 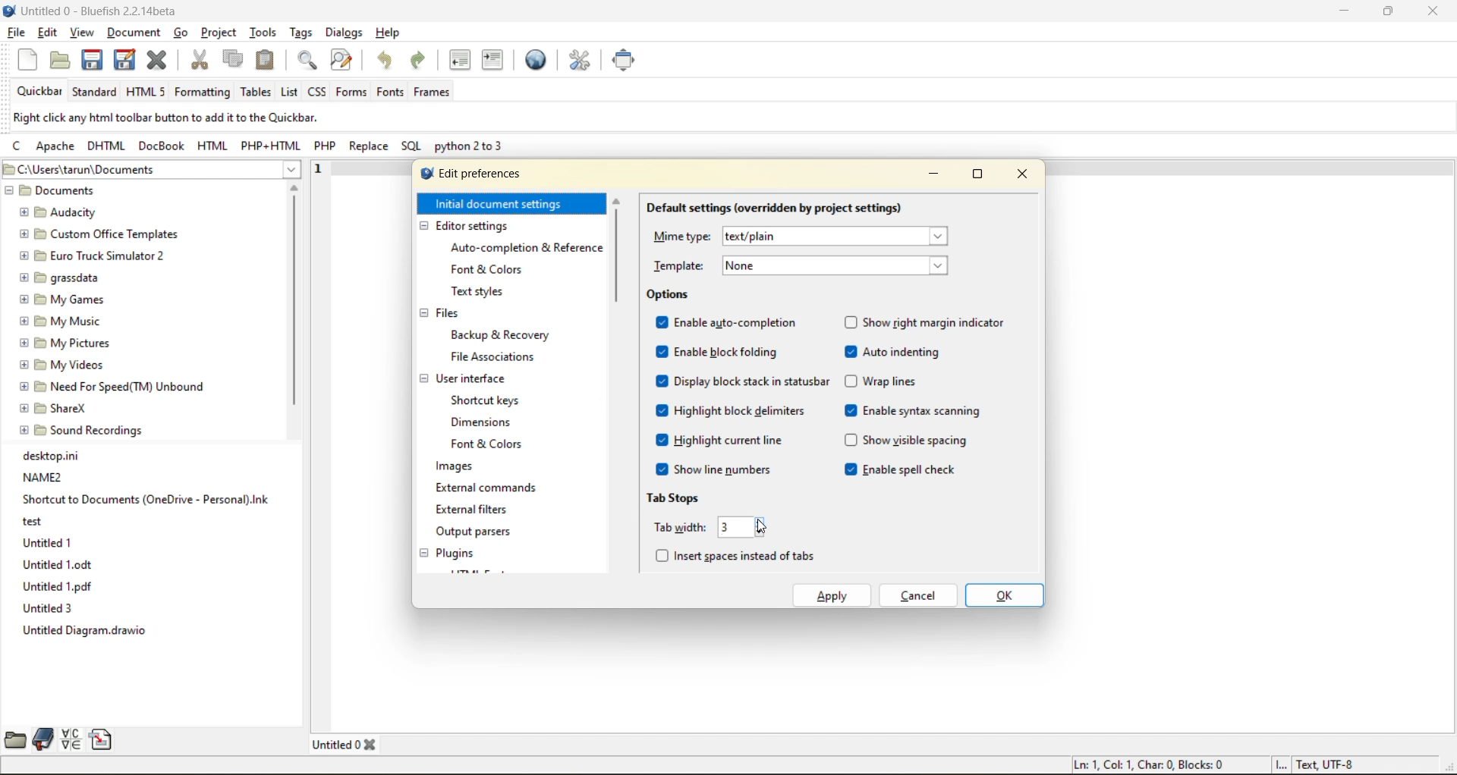 What do you see at coordinates (301, 33) in the screenshot?
I see `tags` at bounding box center [301, 33].